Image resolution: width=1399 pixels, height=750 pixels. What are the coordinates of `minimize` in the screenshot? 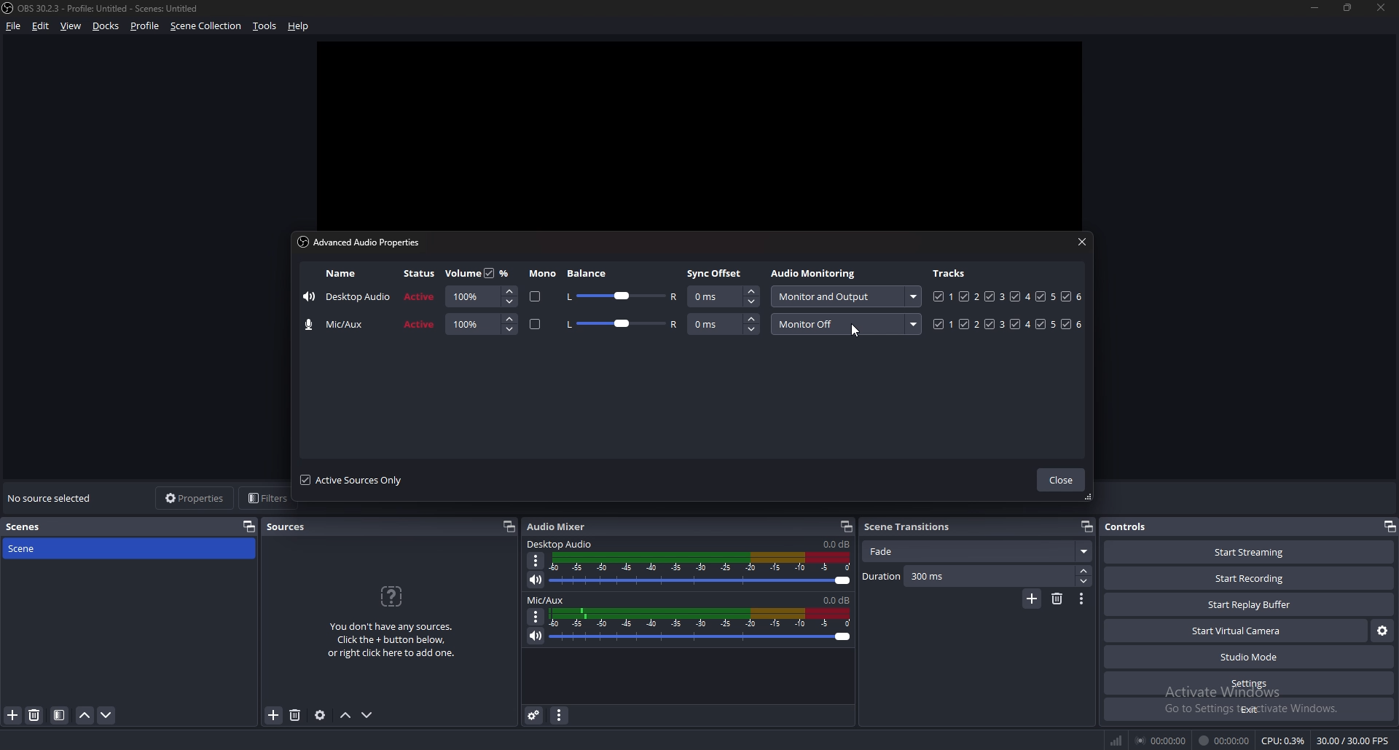 It's located at (1314, 8).